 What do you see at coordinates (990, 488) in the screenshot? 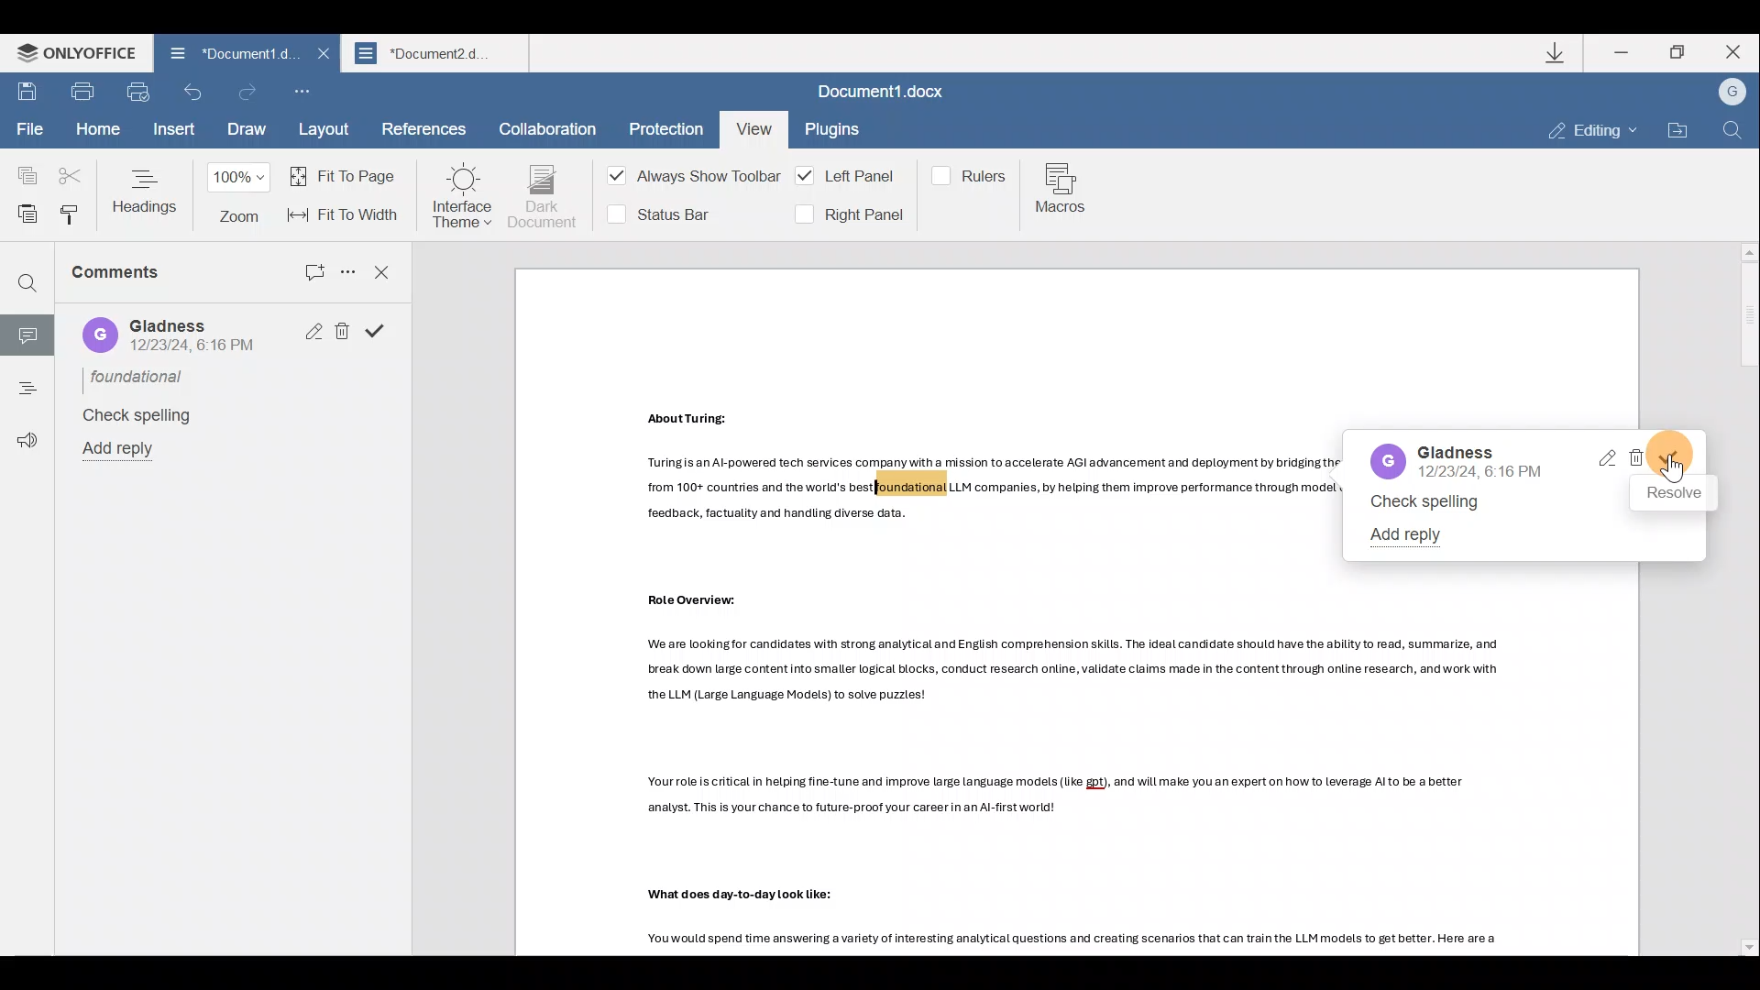
I see `` at bounding box center [990, 488].